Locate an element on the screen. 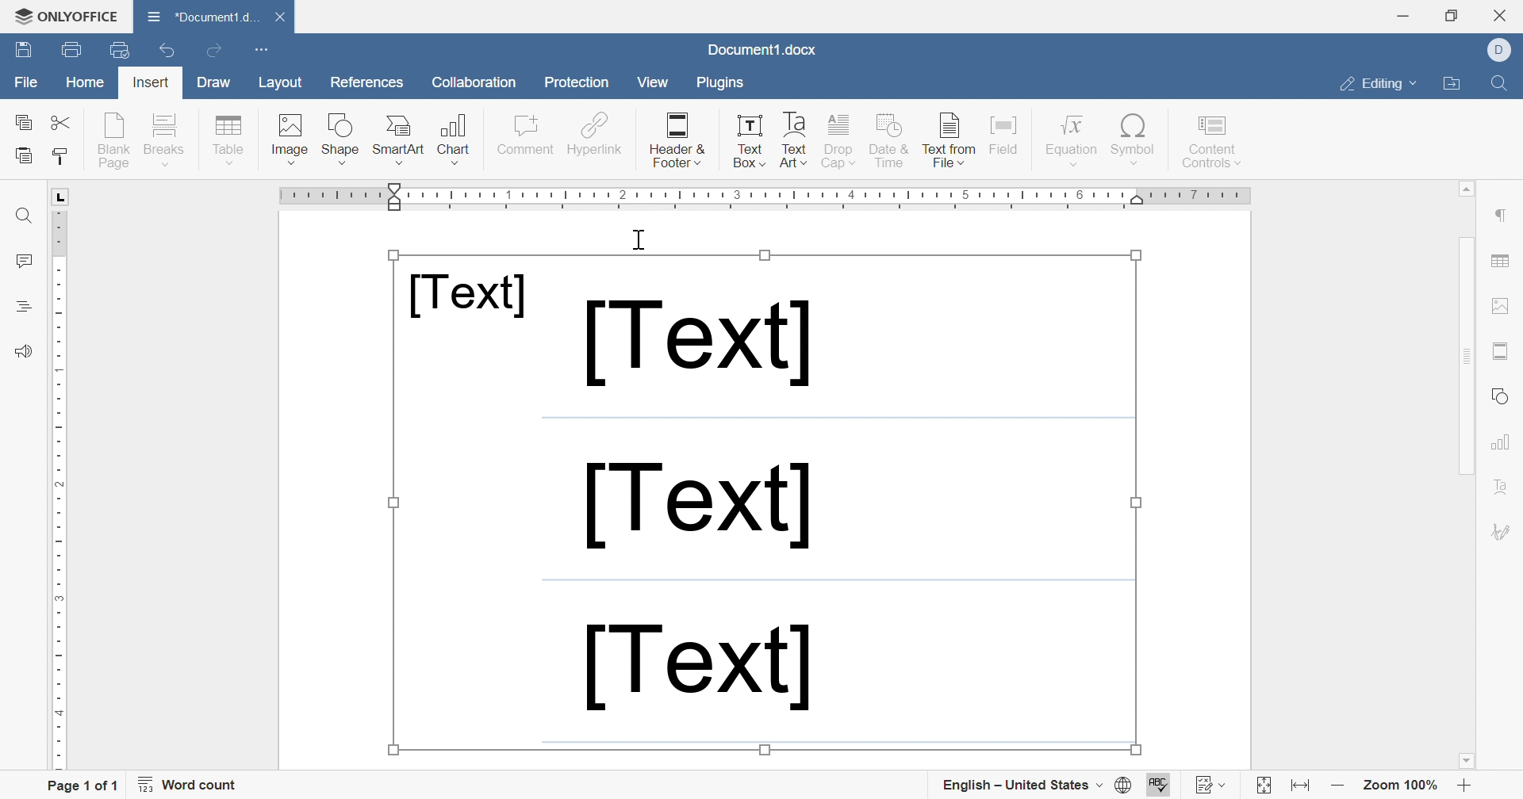 The height and width of the screenshot is (799, 1523). Text box is located at coordinates (753, 143).